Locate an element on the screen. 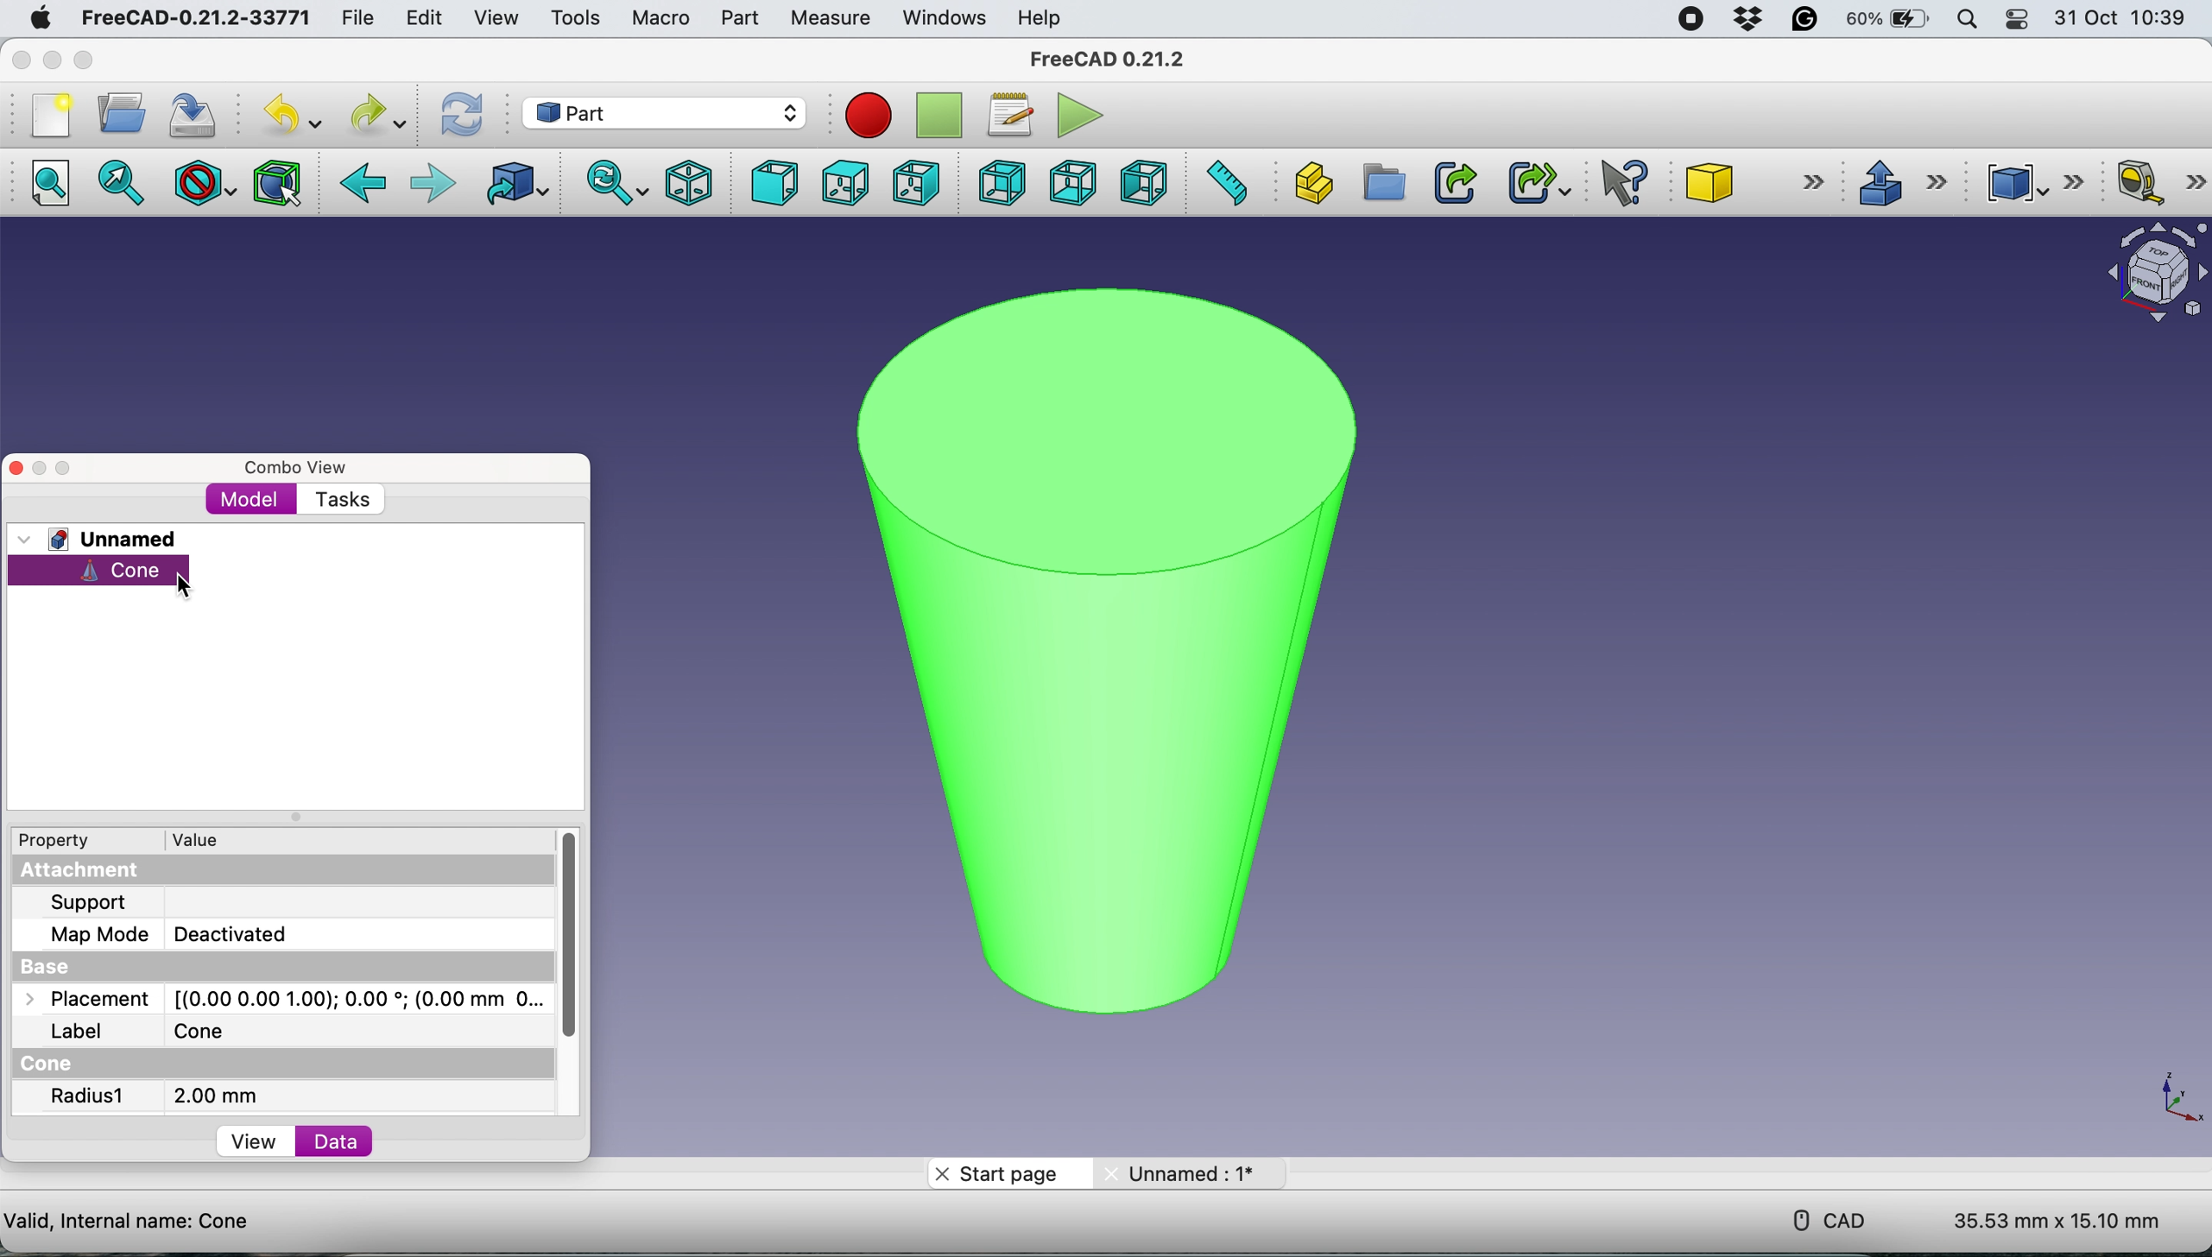 Image resolution: width=2212 pixels, height=1257 pixels. start page is located at coordinates (1008, 1172).